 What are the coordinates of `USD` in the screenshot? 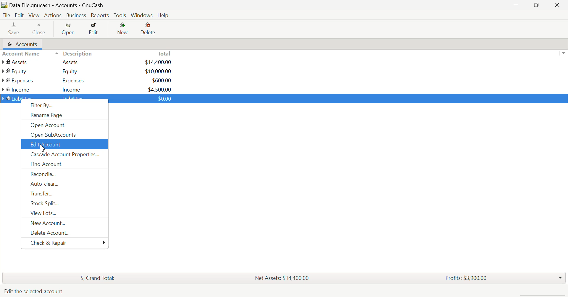 It's located at (158, 71).